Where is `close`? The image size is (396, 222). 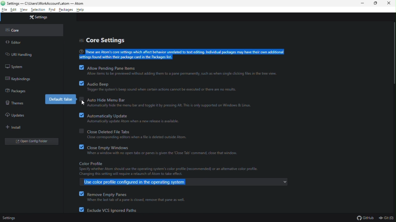
close is located at coordinates (388, 3).